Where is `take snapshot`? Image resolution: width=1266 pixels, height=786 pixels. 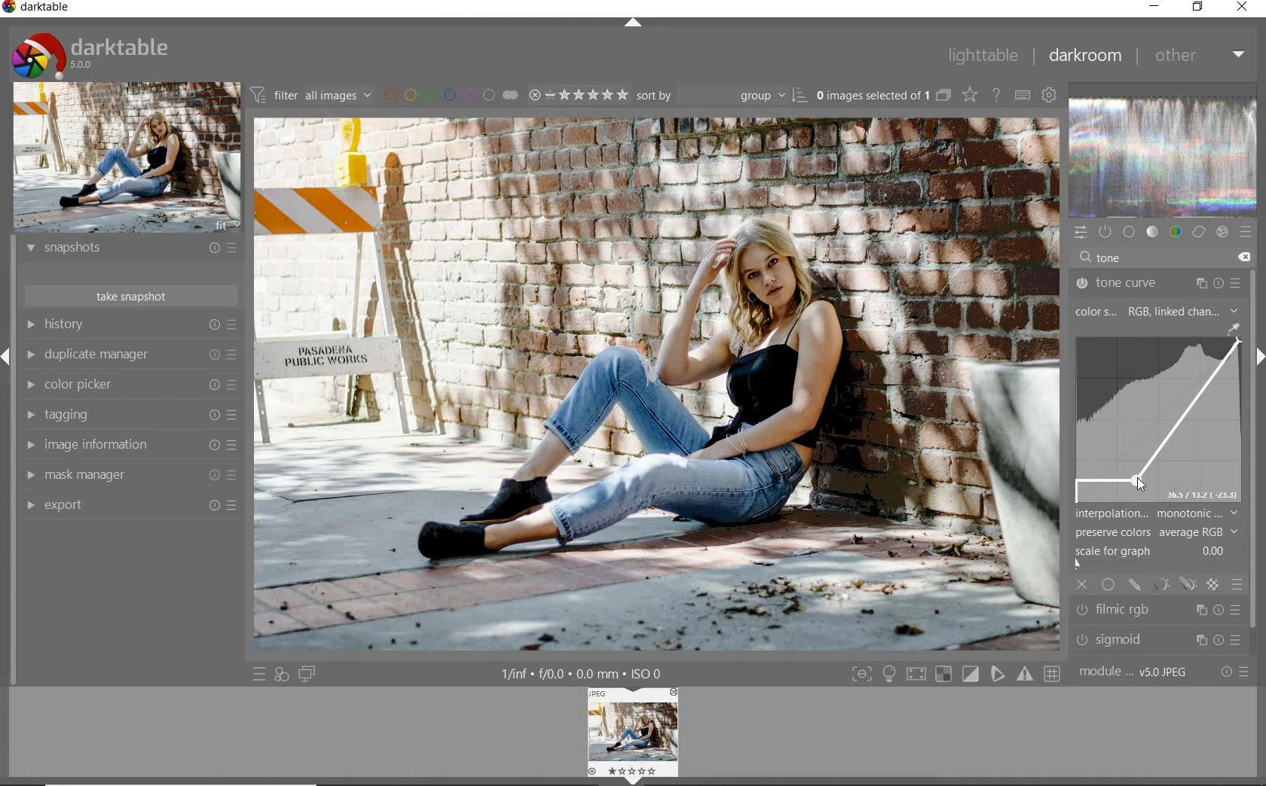
take snapshot is located at coordinates (129, 294).